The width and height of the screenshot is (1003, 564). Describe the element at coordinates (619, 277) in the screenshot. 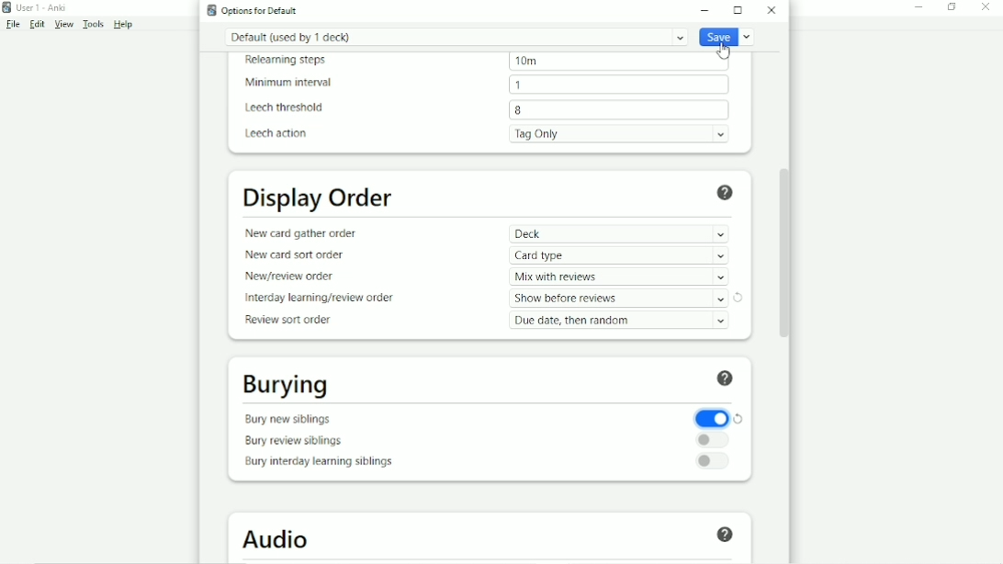

I see `Mix with reviews` at that location.